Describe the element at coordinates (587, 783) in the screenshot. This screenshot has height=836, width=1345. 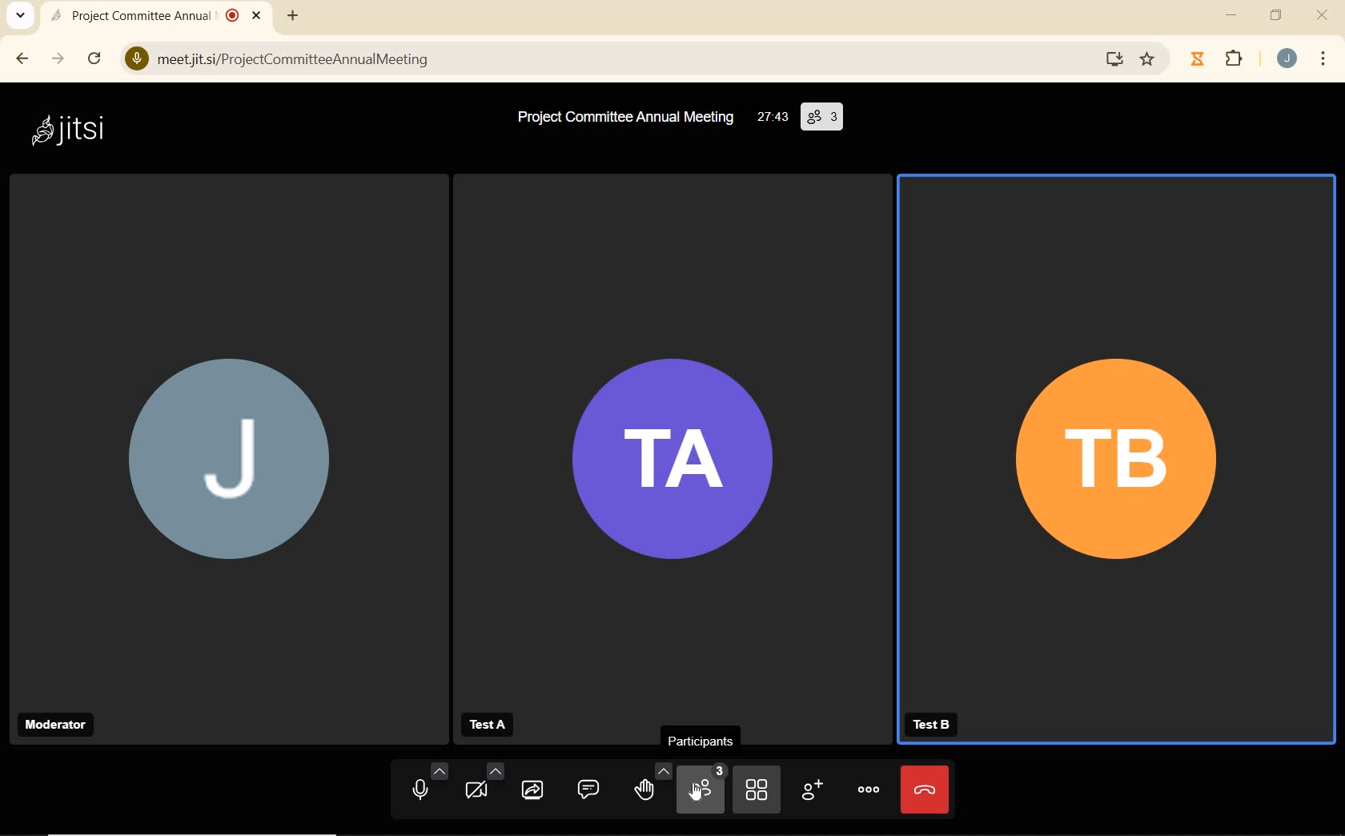
I see `OPEN CHAT` at that location.